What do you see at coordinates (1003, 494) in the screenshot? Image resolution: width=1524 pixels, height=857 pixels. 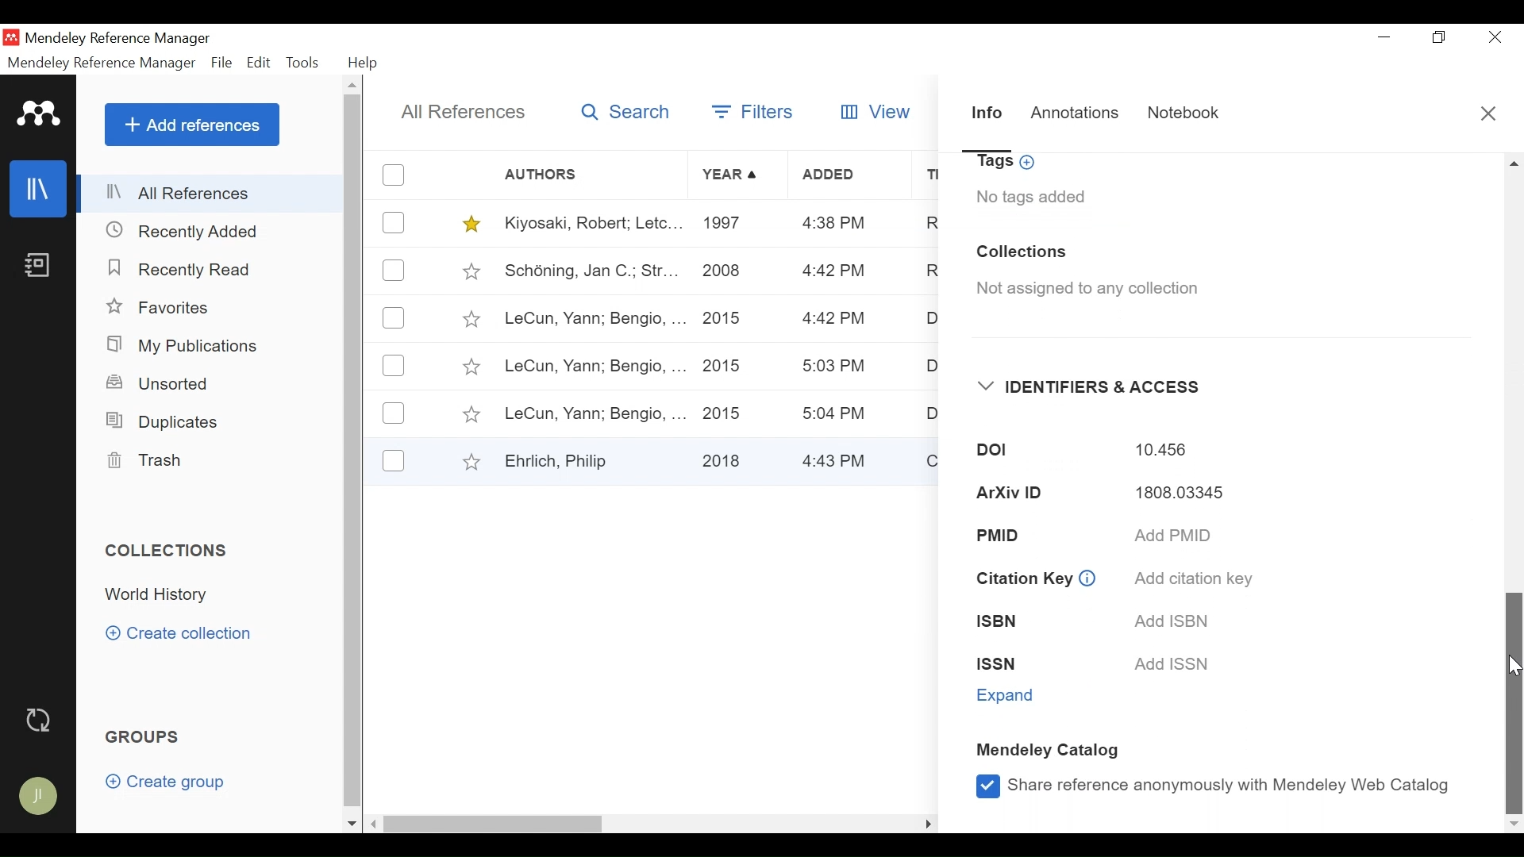 I see `ArXiv ID` at bounding box center [1003, 494].